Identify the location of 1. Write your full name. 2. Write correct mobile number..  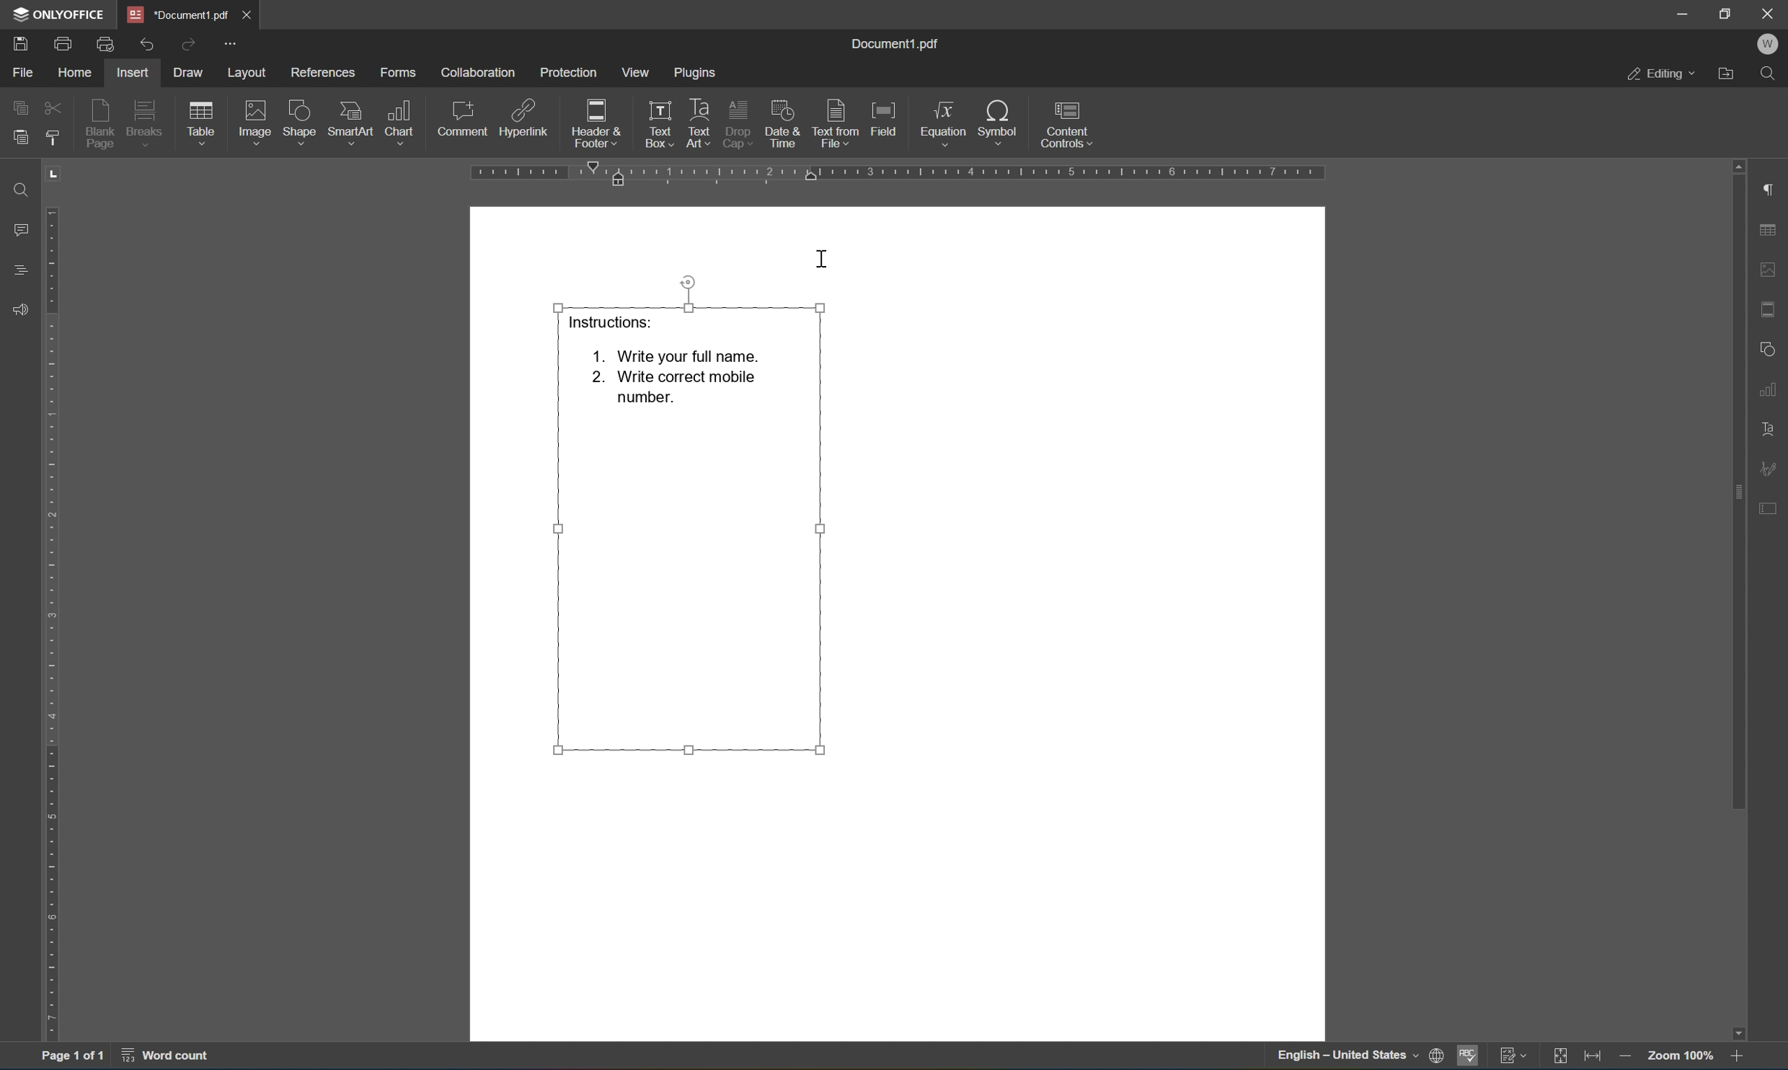
(676, 378).